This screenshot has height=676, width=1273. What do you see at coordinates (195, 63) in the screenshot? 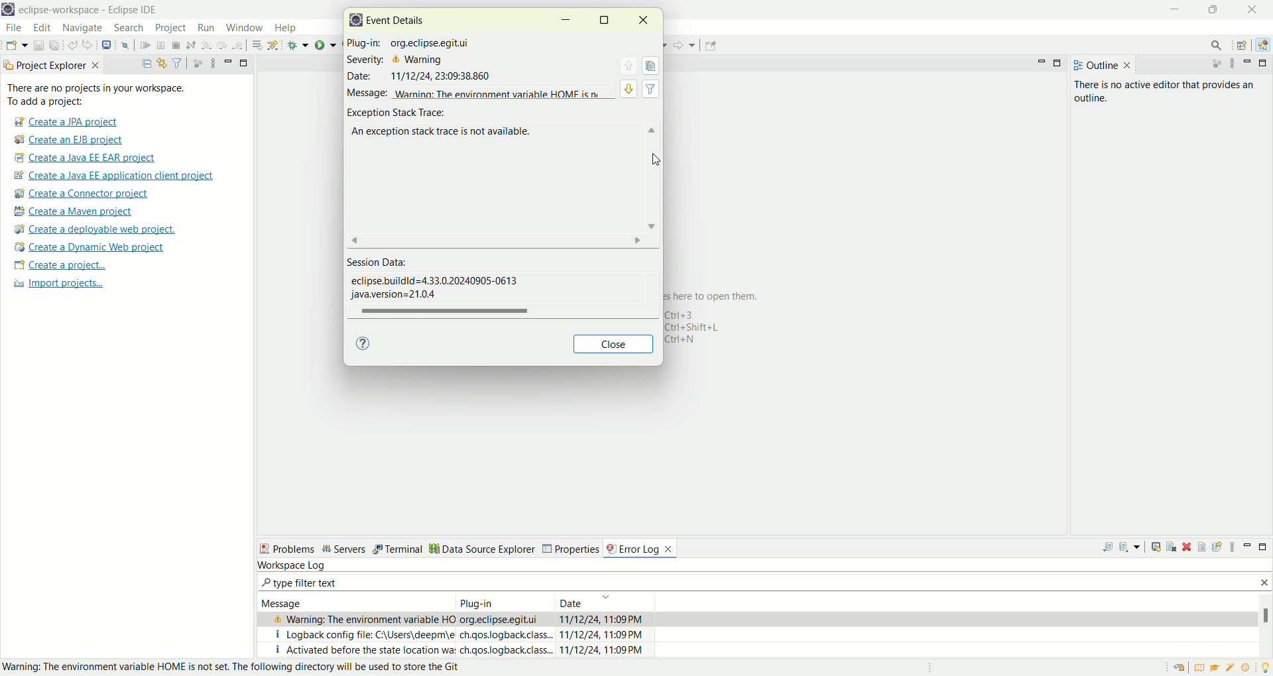
I see `focus on active tasks` at bounding box center [195, 63].